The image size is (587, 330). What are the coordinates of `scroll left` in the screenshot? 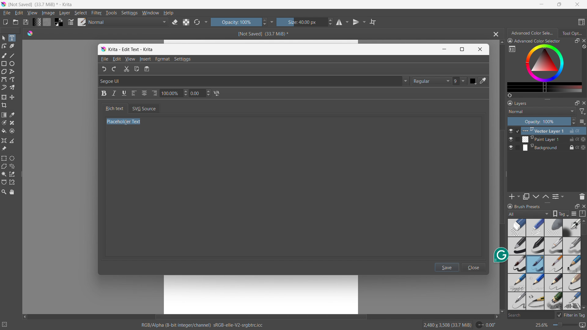 It's located at (25, 315).